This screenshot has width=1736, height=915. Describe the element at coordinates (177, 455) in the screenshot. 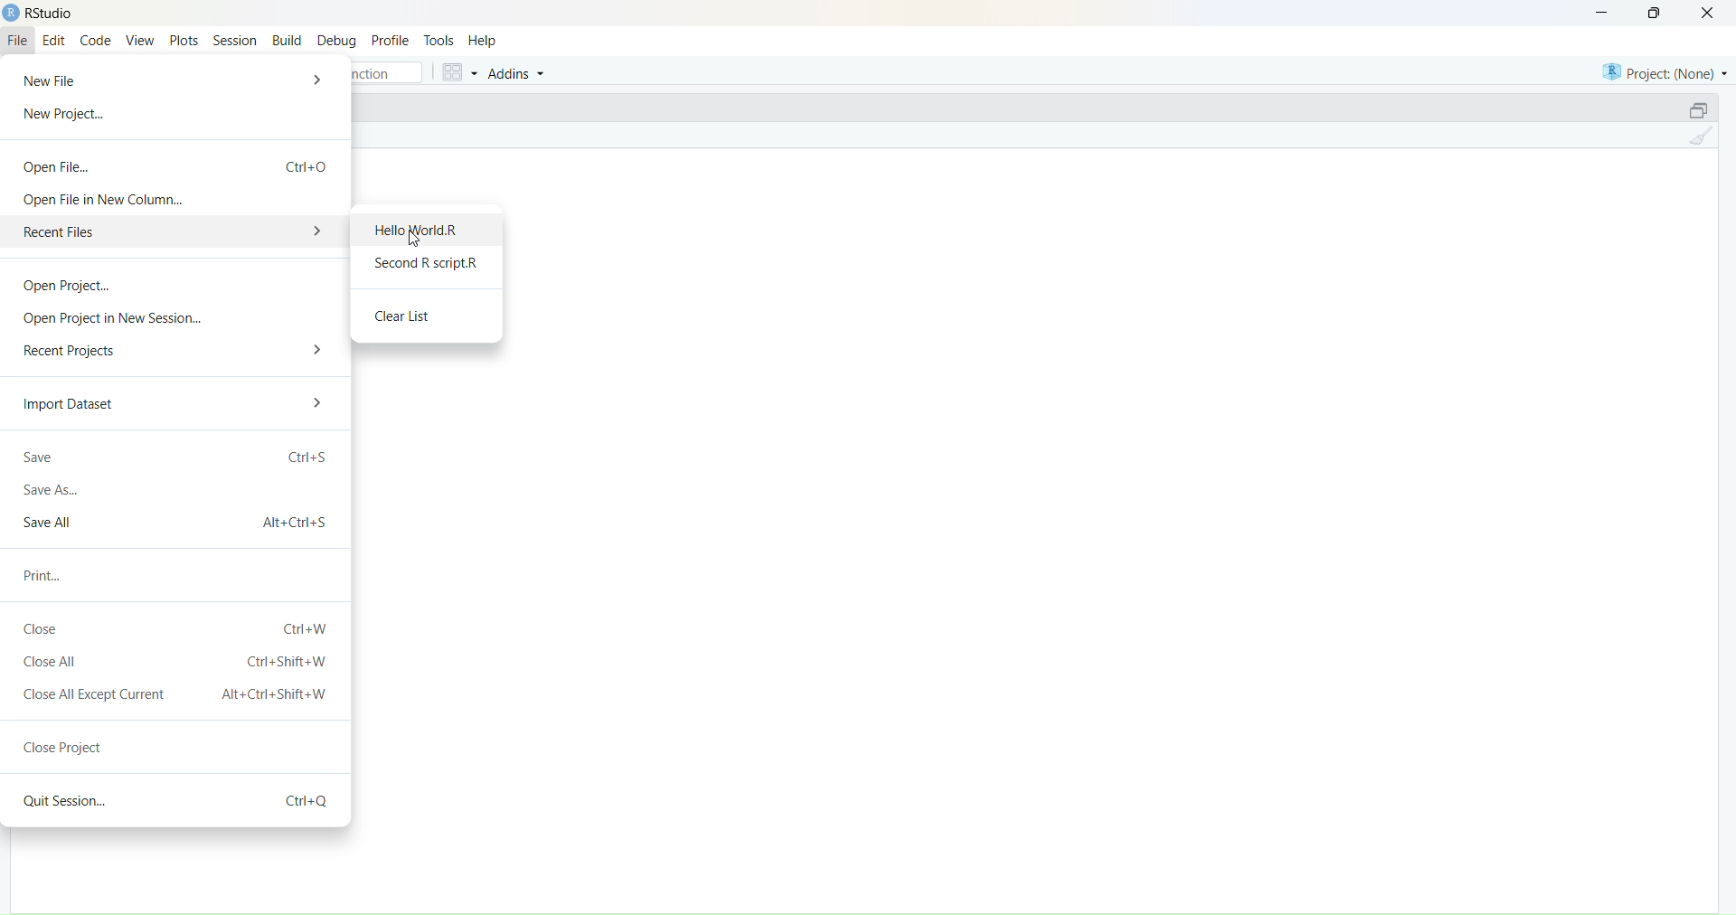

I see `Save ctrl + s` at that location.